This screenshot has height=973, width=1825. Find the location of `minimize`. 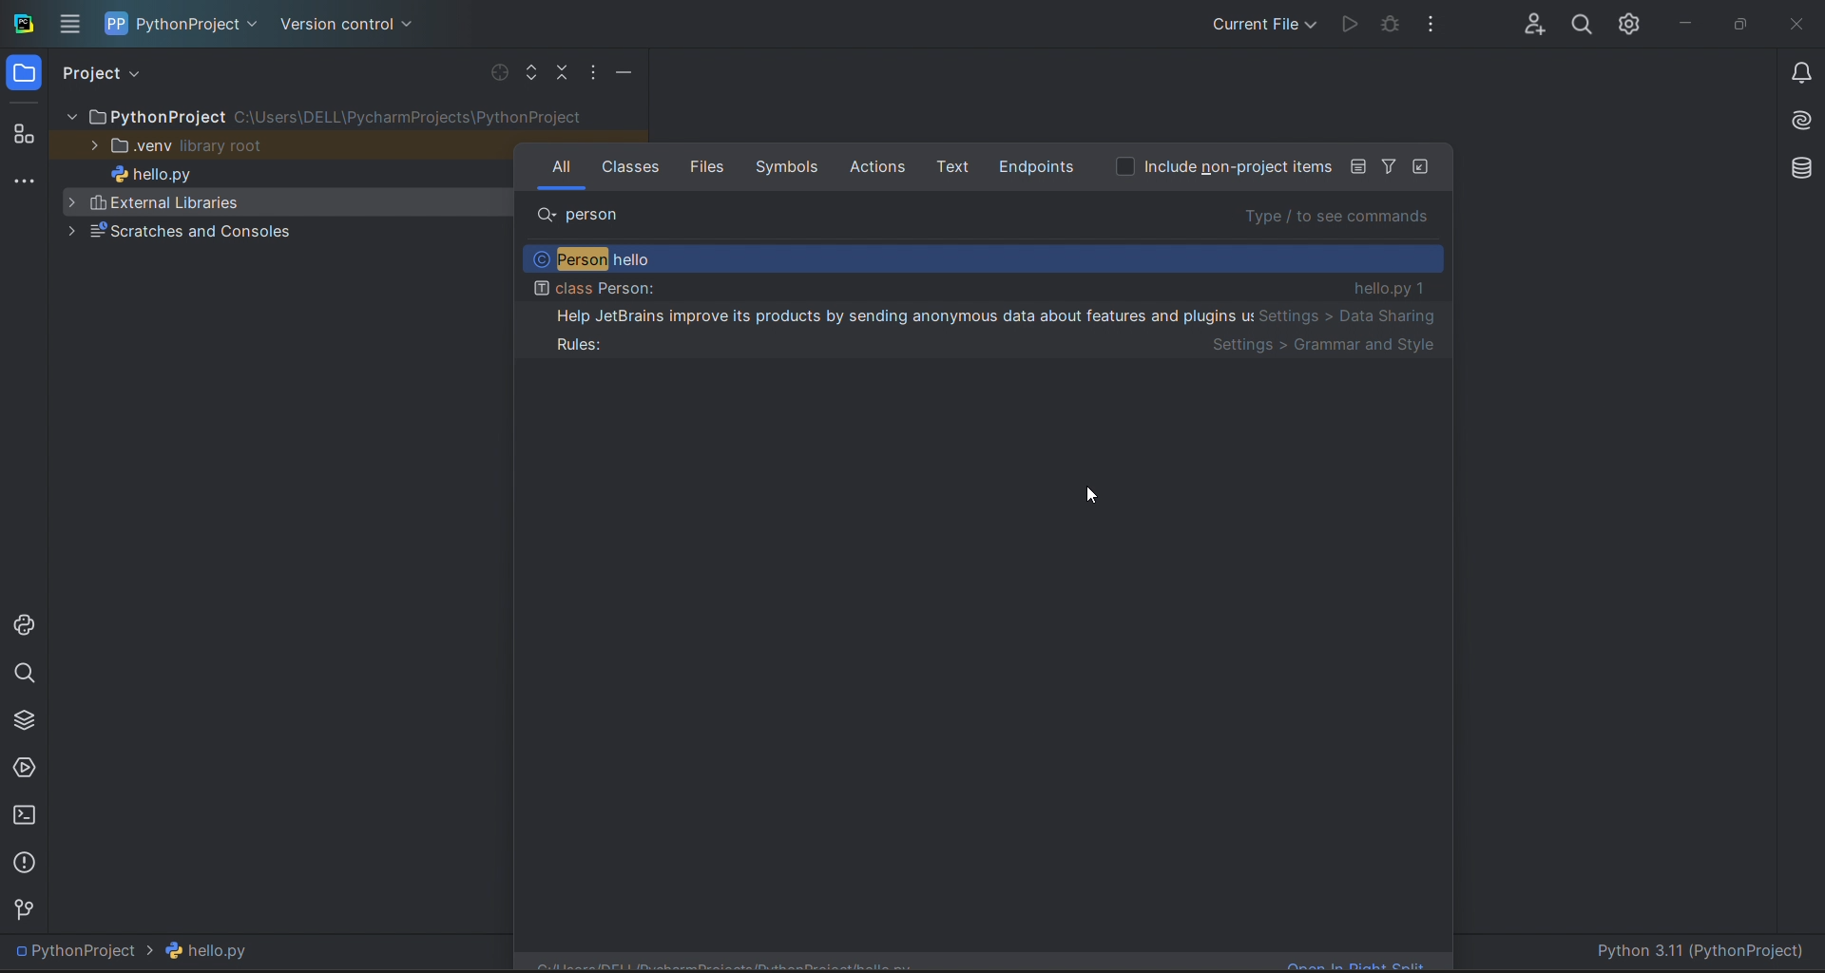

minimize is located at coordinates (624, 71).